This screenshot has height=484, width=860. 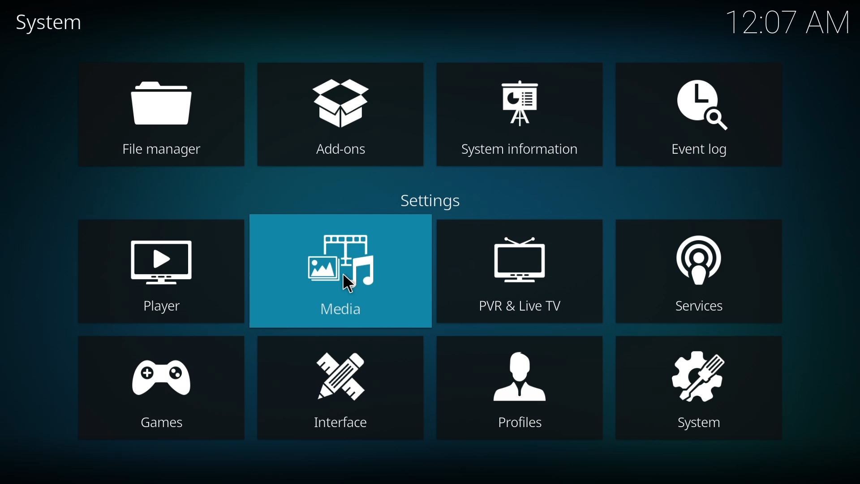 I want to click on file manager, so click(x=165, y=116).